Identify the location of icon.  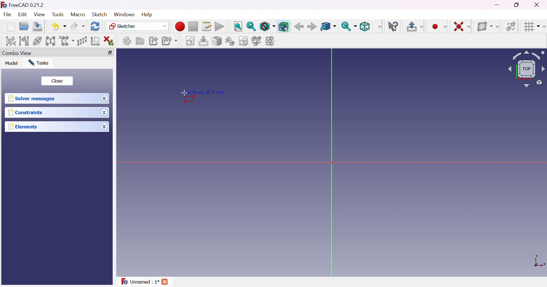
(4, 5).